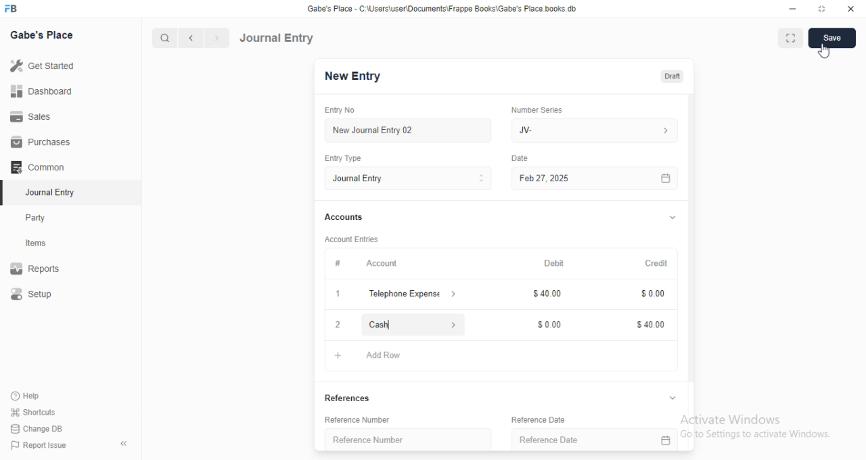 The image size is (866, 460). What do you see at coordinates (351, 239) in the screenshot?
I see `Account entries` at bounding box center [351, 239].